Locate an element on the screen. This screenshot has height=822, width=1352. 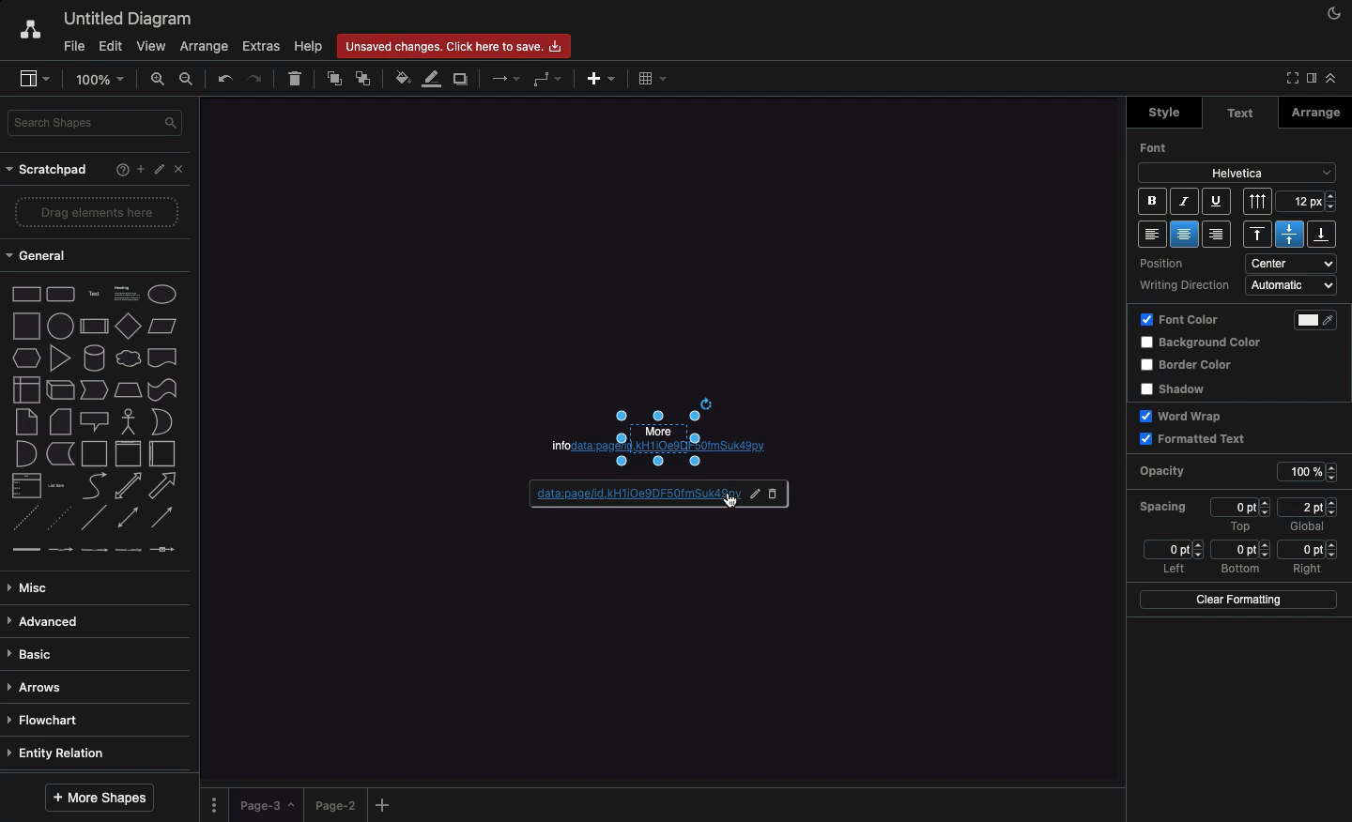
hexagon is located at coordinates (27, 358).